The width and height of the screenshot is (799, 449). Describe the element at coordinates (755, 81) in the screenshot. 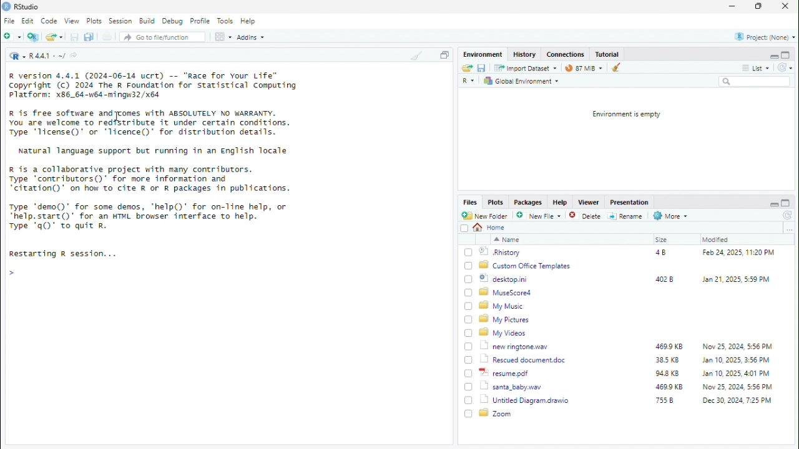

I see `search box` at that location.